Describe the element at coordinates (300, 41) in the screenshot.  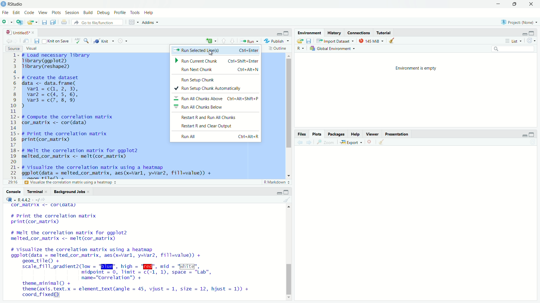
I see `load workspace` at that location.